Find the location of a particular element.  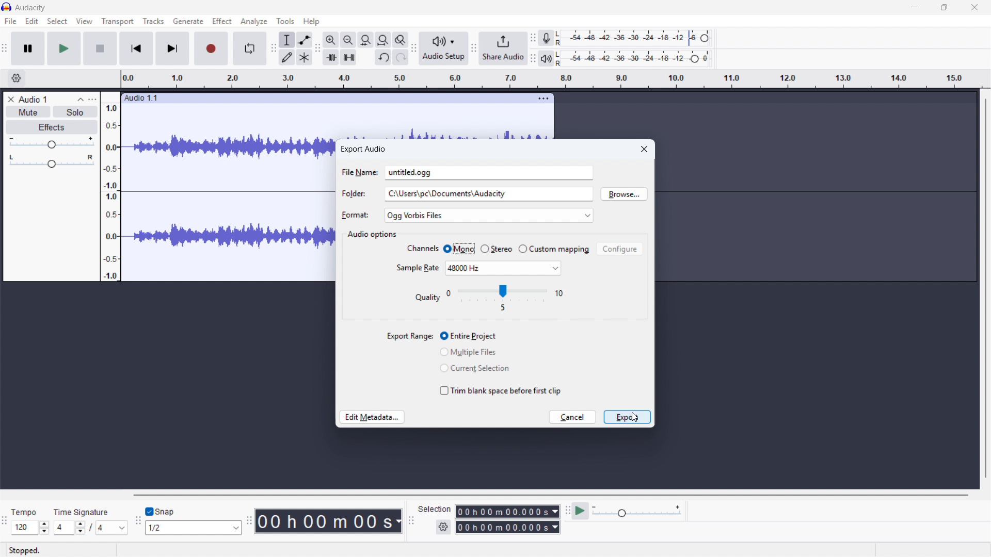

Logo  is located at coordinates (7, 7).